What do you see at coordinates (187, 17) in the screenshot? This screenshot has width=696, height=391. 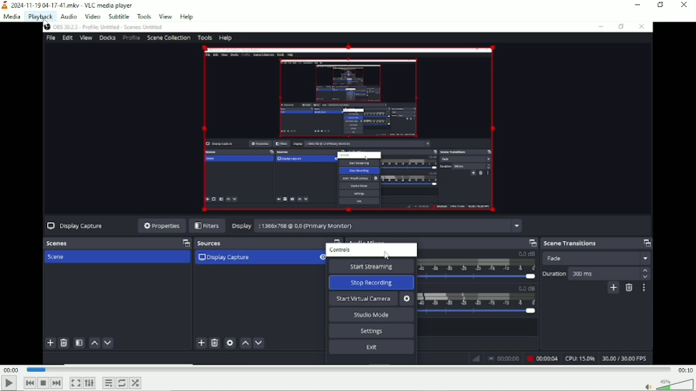 I see `Help` at bounding box center [187, 17].